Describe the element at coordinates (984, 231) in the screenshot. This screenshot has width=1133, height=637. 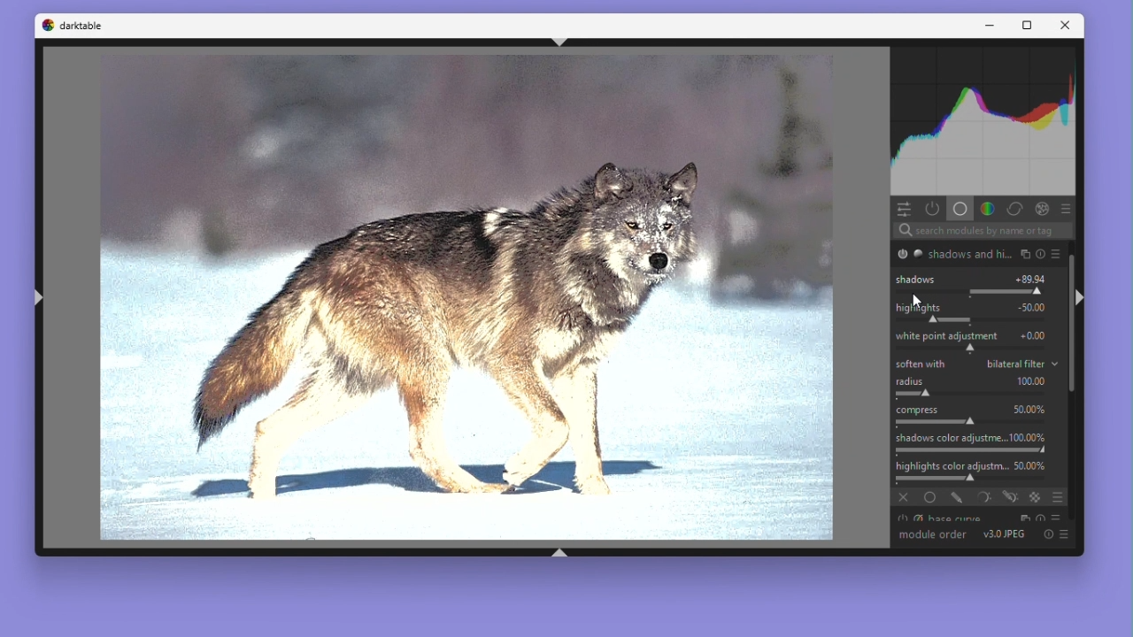
I see `Search bar` at that location.